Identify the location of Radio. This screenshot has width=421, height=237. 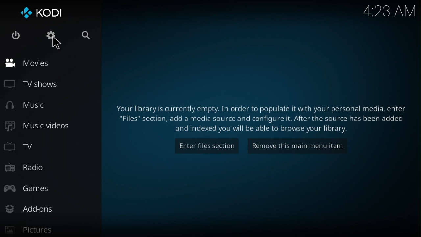
(31, 168).